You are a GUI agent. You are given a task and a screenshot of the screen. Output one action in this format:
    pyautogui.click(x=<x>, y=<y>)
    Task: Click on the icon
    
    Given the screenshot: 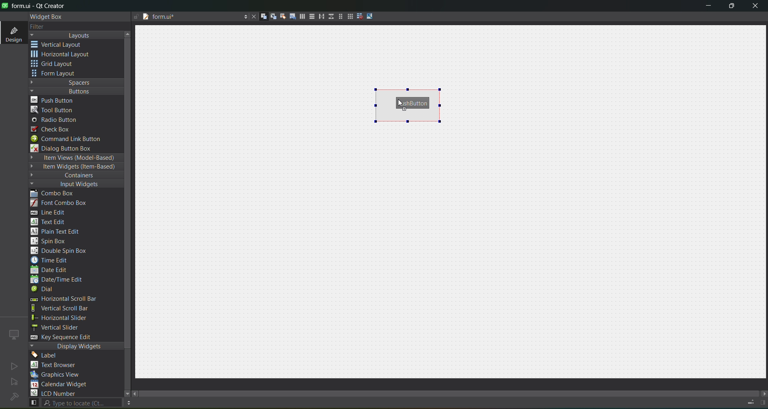 What is the action you would take?
    pyautogui.click(x=14, y=334)
    